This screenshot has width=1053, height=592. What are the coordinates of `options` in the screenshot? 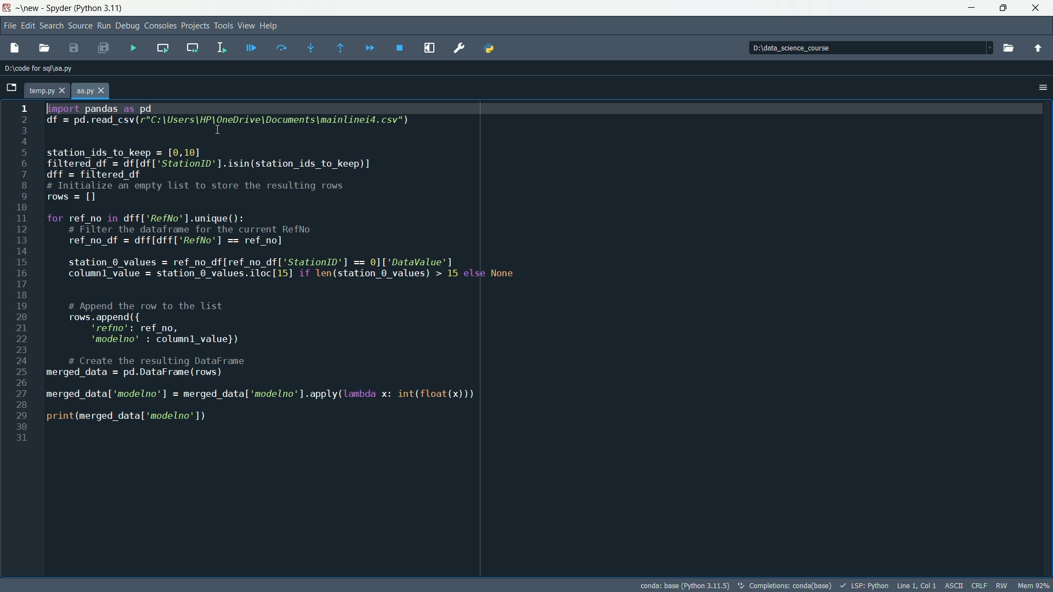 It's located at (1043, 88).